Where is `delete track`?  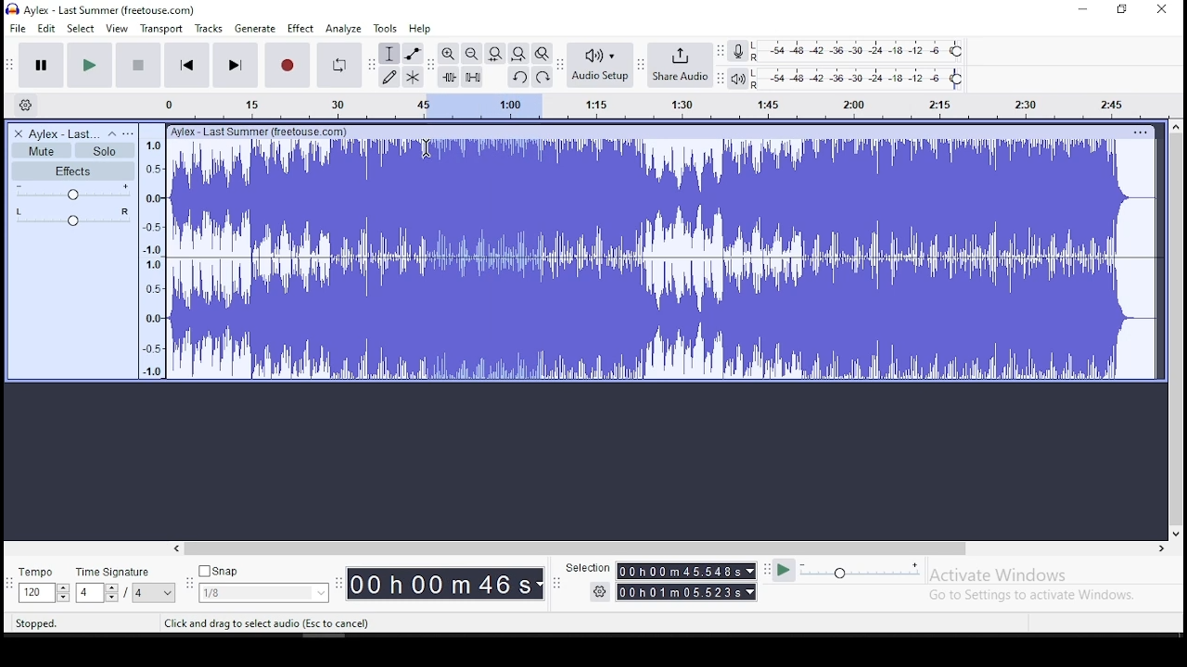 delete track is located at coordinates (18, 133).